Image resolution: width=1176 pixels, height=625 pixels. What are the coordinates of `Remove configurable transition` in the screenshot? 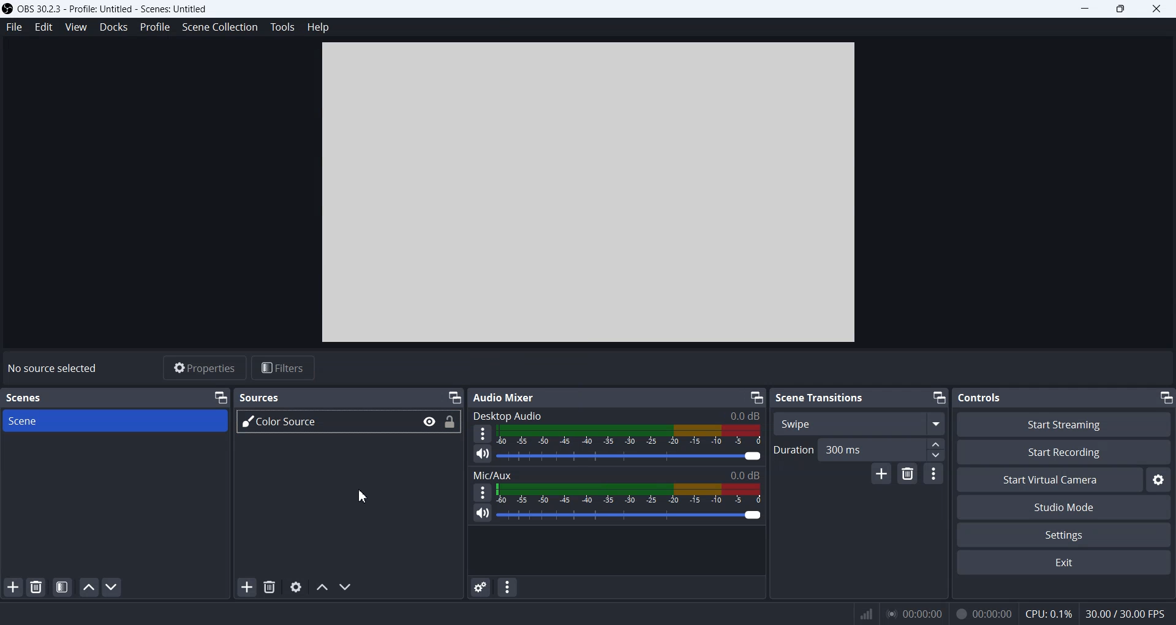 It's located at (907, 474).